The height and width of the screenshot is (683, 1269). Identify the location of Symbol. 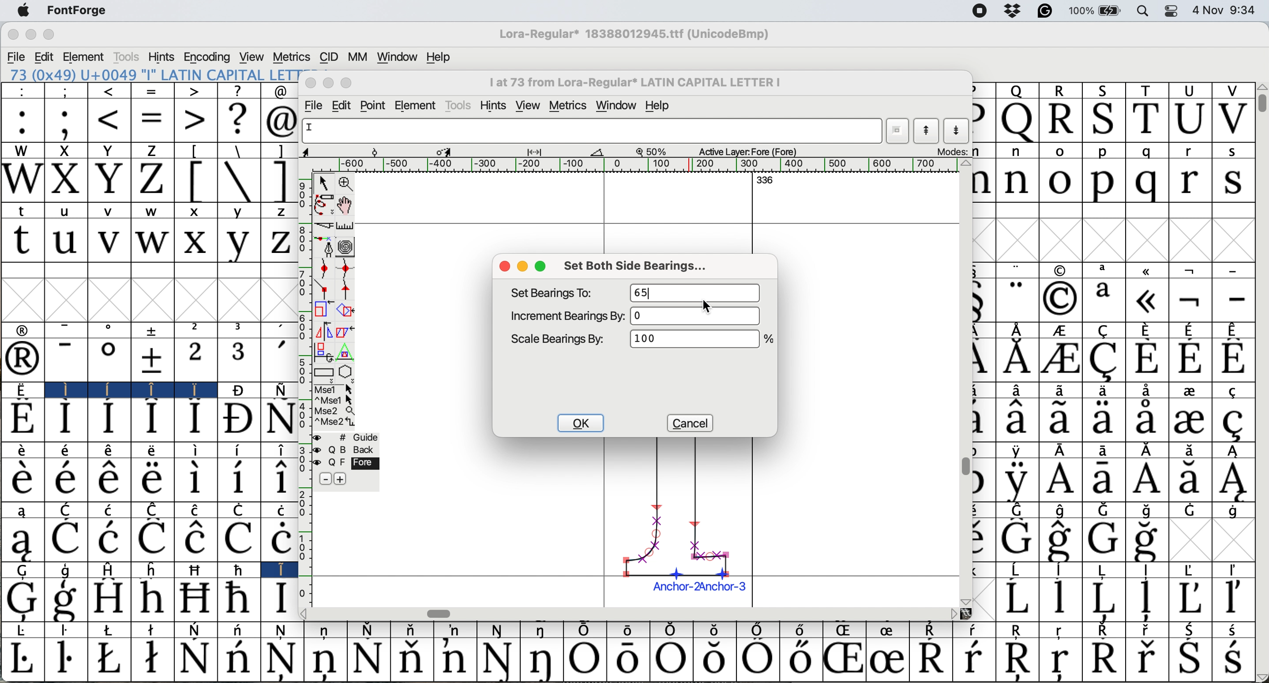
(1235, 510).